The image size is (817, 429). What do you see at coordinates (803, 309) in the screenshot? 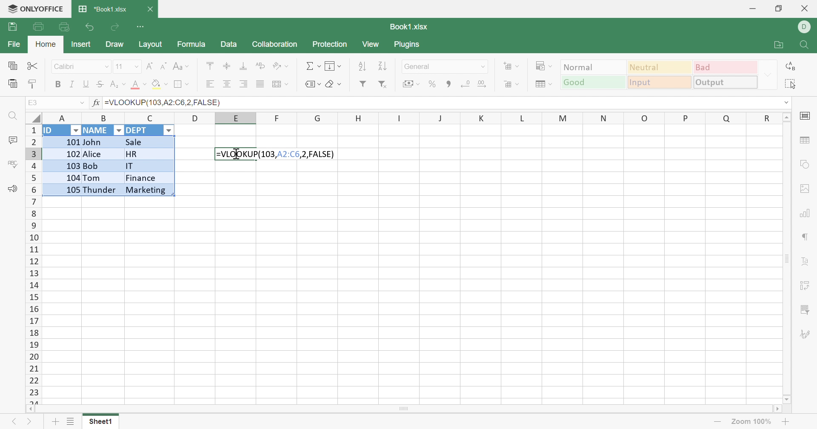
I see `Slicer settings` at bounding box center [803, 309].